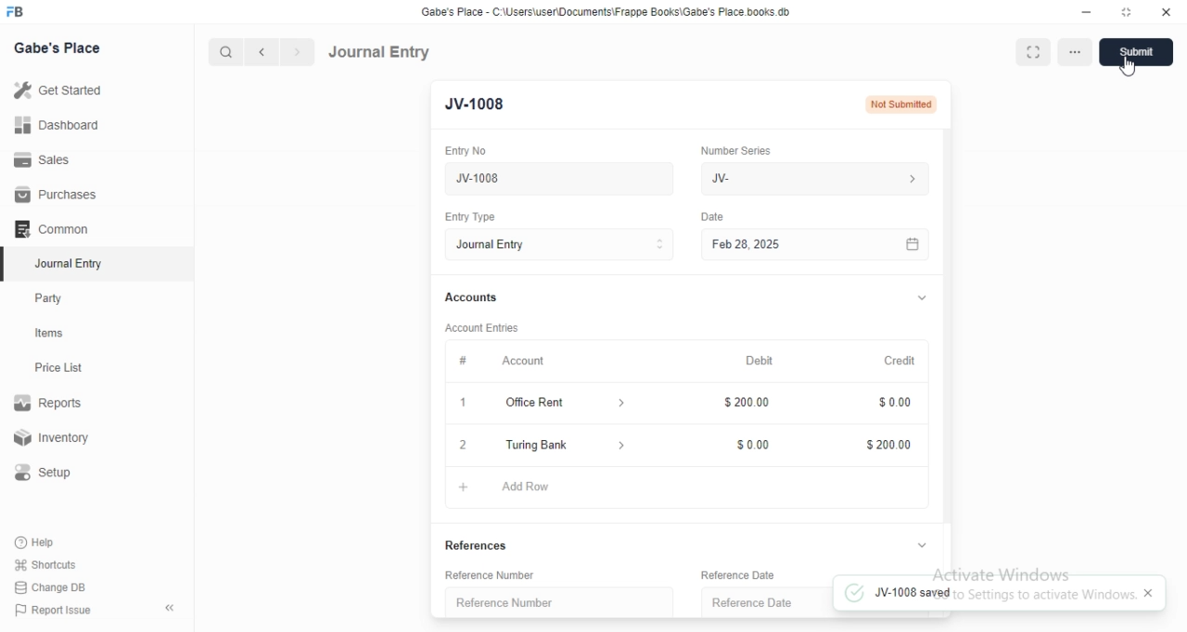 This screenshot has height=632, width=1187. What do you see at coordinates (57, 334) in the screenshot?
I see `tems` at bounding box center [57, 334].